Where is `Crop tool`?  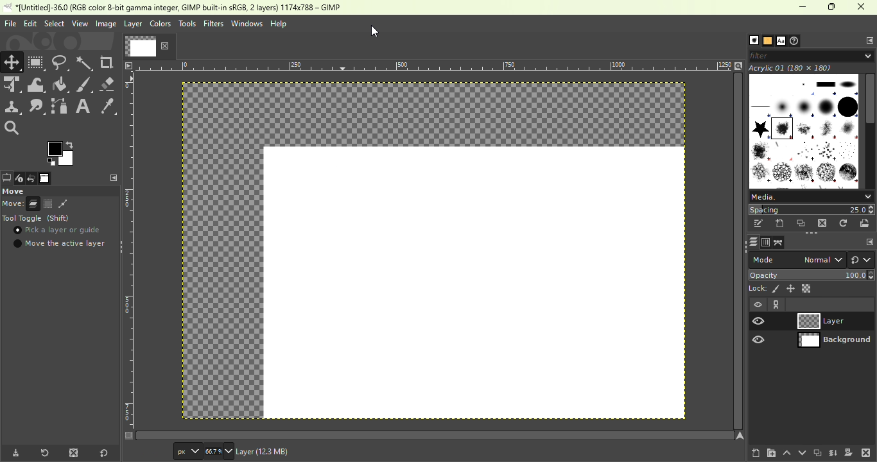 Crop tool is located at coordinates (109, 63).